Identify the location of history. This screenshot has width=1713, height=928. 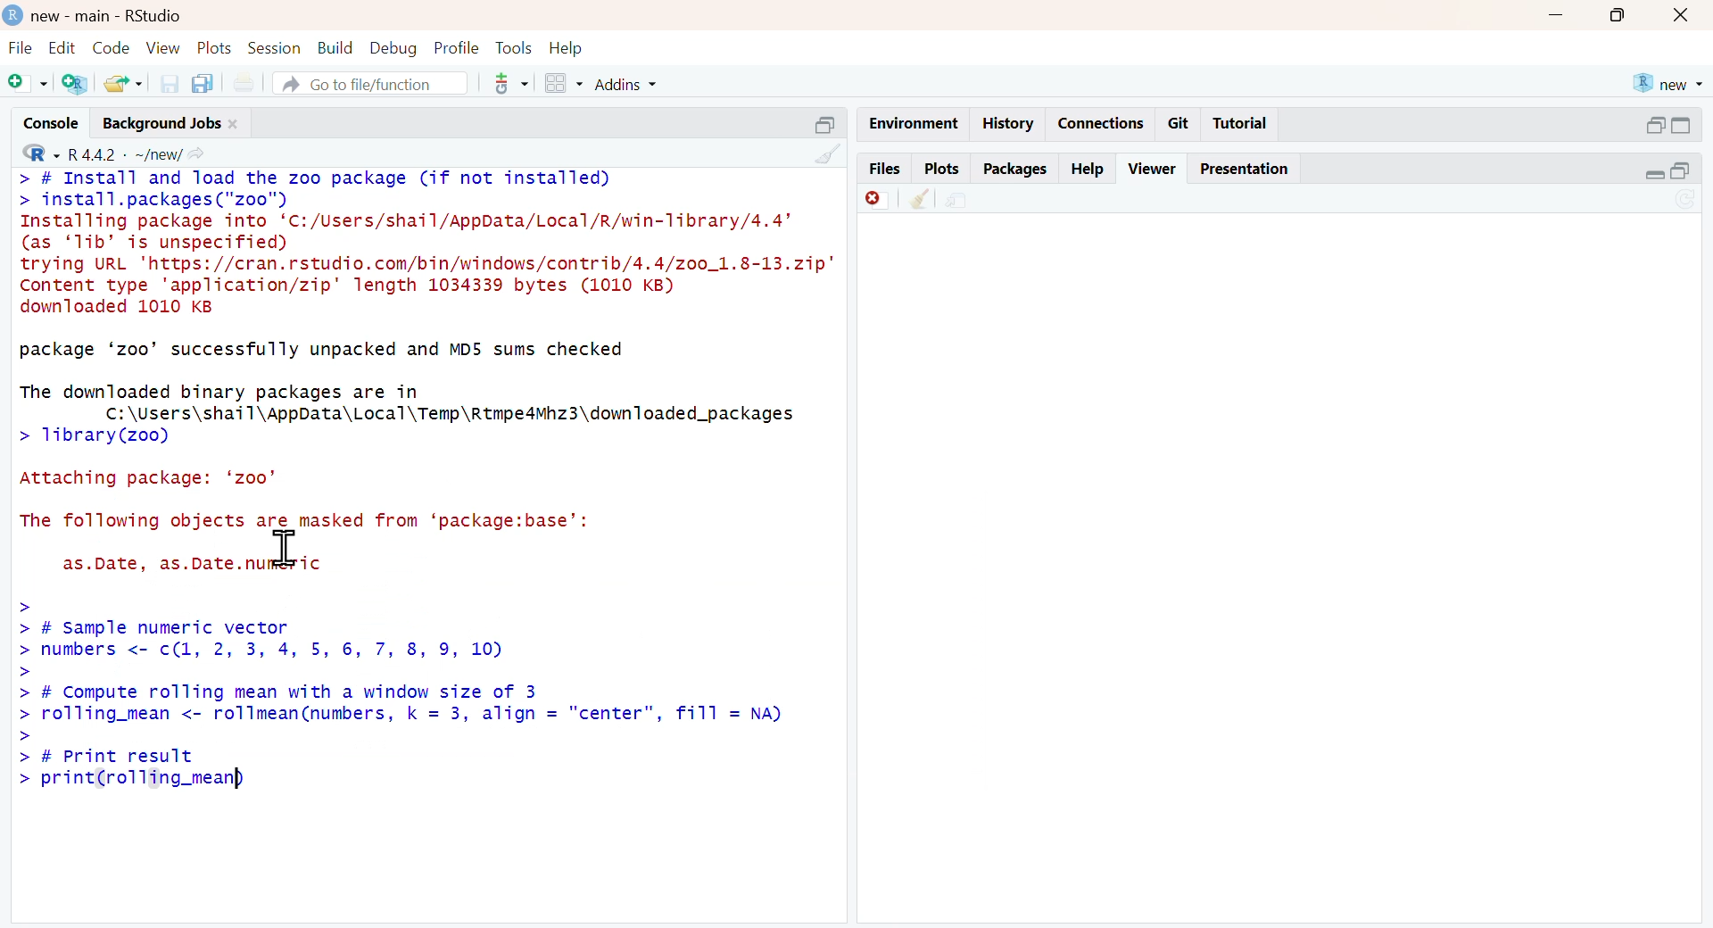
(1005, 125).